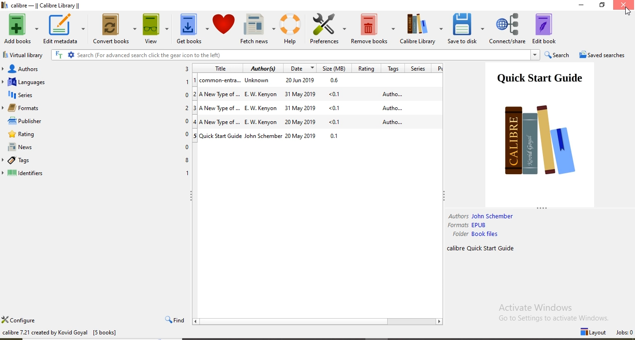 This screenshot has width=635, height=340. I want to click on 31 May 2019, so click(301, 107).